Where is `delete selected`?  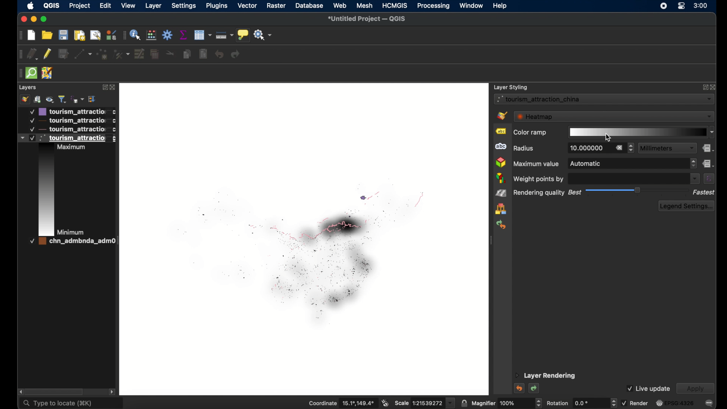 delete selected is located at coordinates (154, 54).